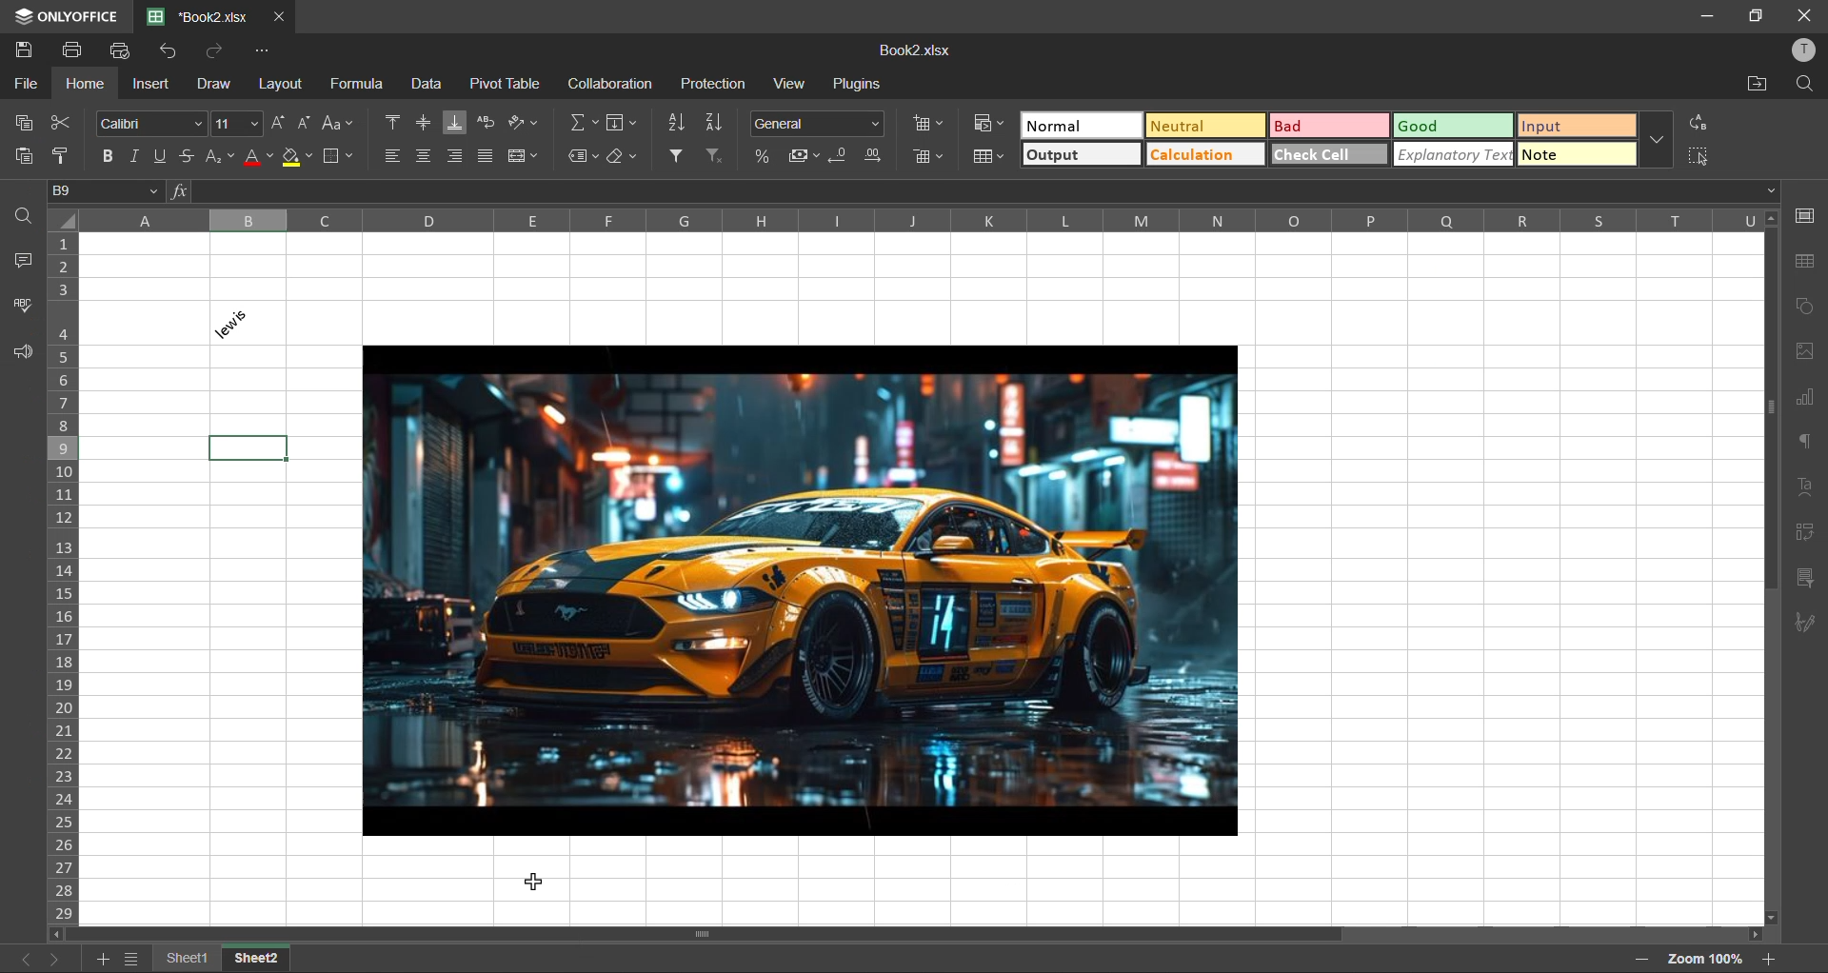  Describe the element at coordinates (1754, 18) in the screenshot. I see `maximize` at that location.